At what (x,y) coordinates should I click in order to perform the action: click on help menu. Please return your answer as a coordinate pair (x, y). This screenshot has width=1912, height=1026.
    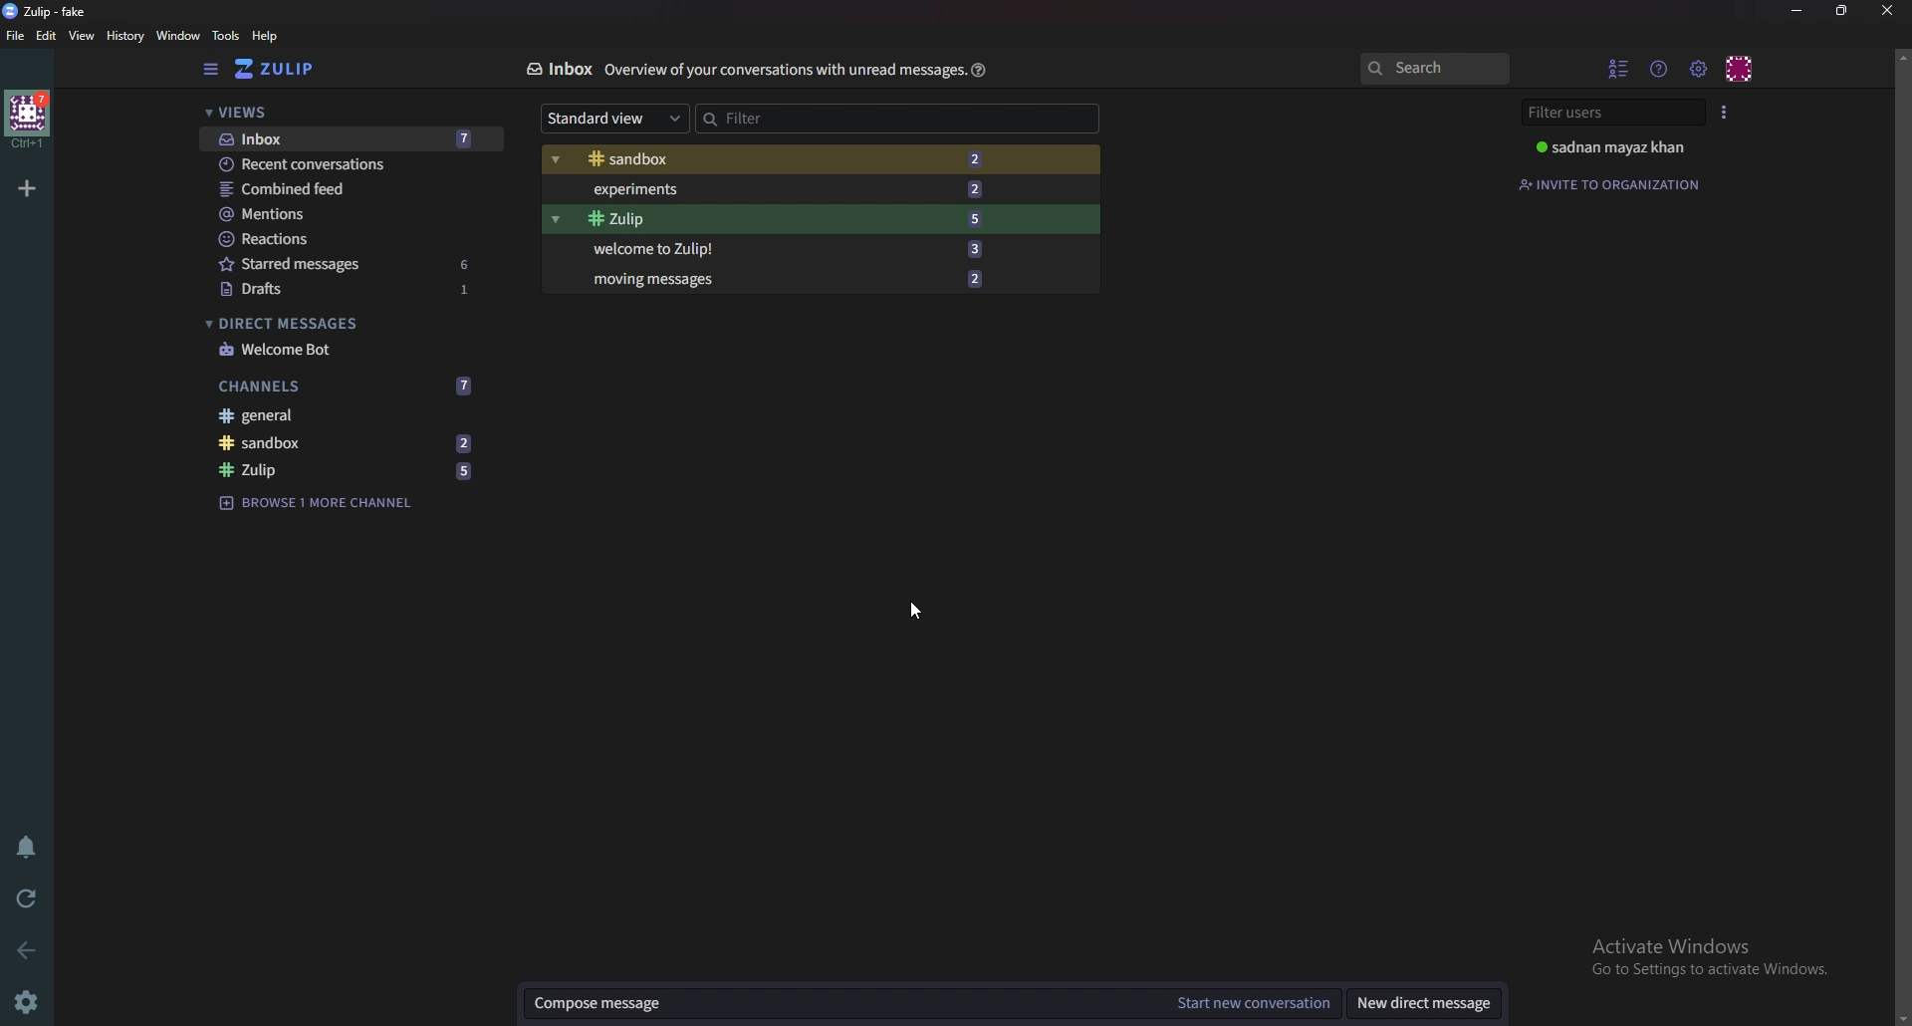
    Looking at the image, I should click on (1660, 70).